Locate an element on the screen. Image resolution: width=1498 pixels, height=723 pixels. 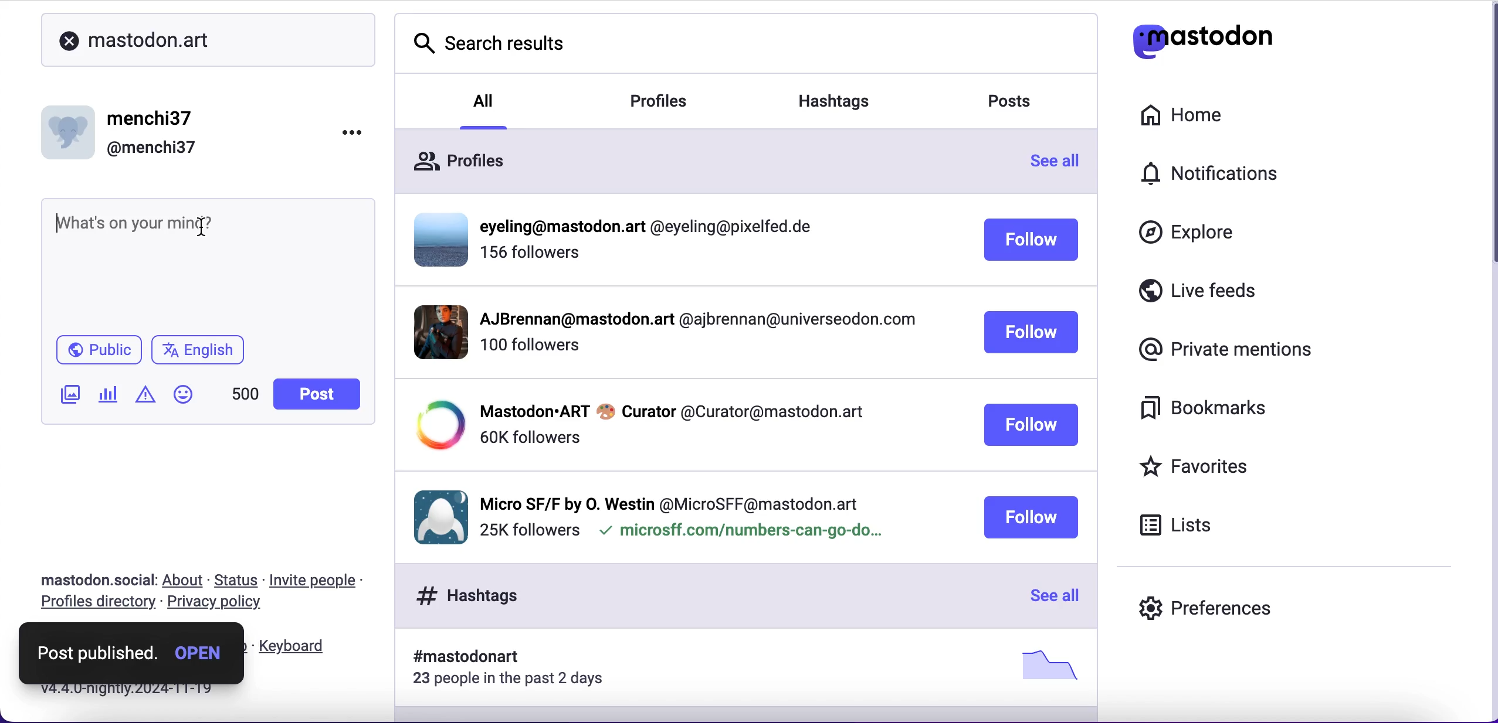
see all is located at coordinates (1062, 165).